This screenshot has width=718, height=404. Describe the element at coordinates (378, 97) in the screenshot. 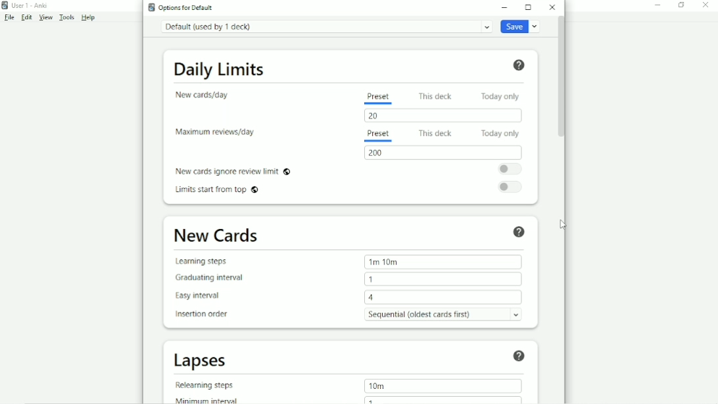

I see `Preset` at that location.